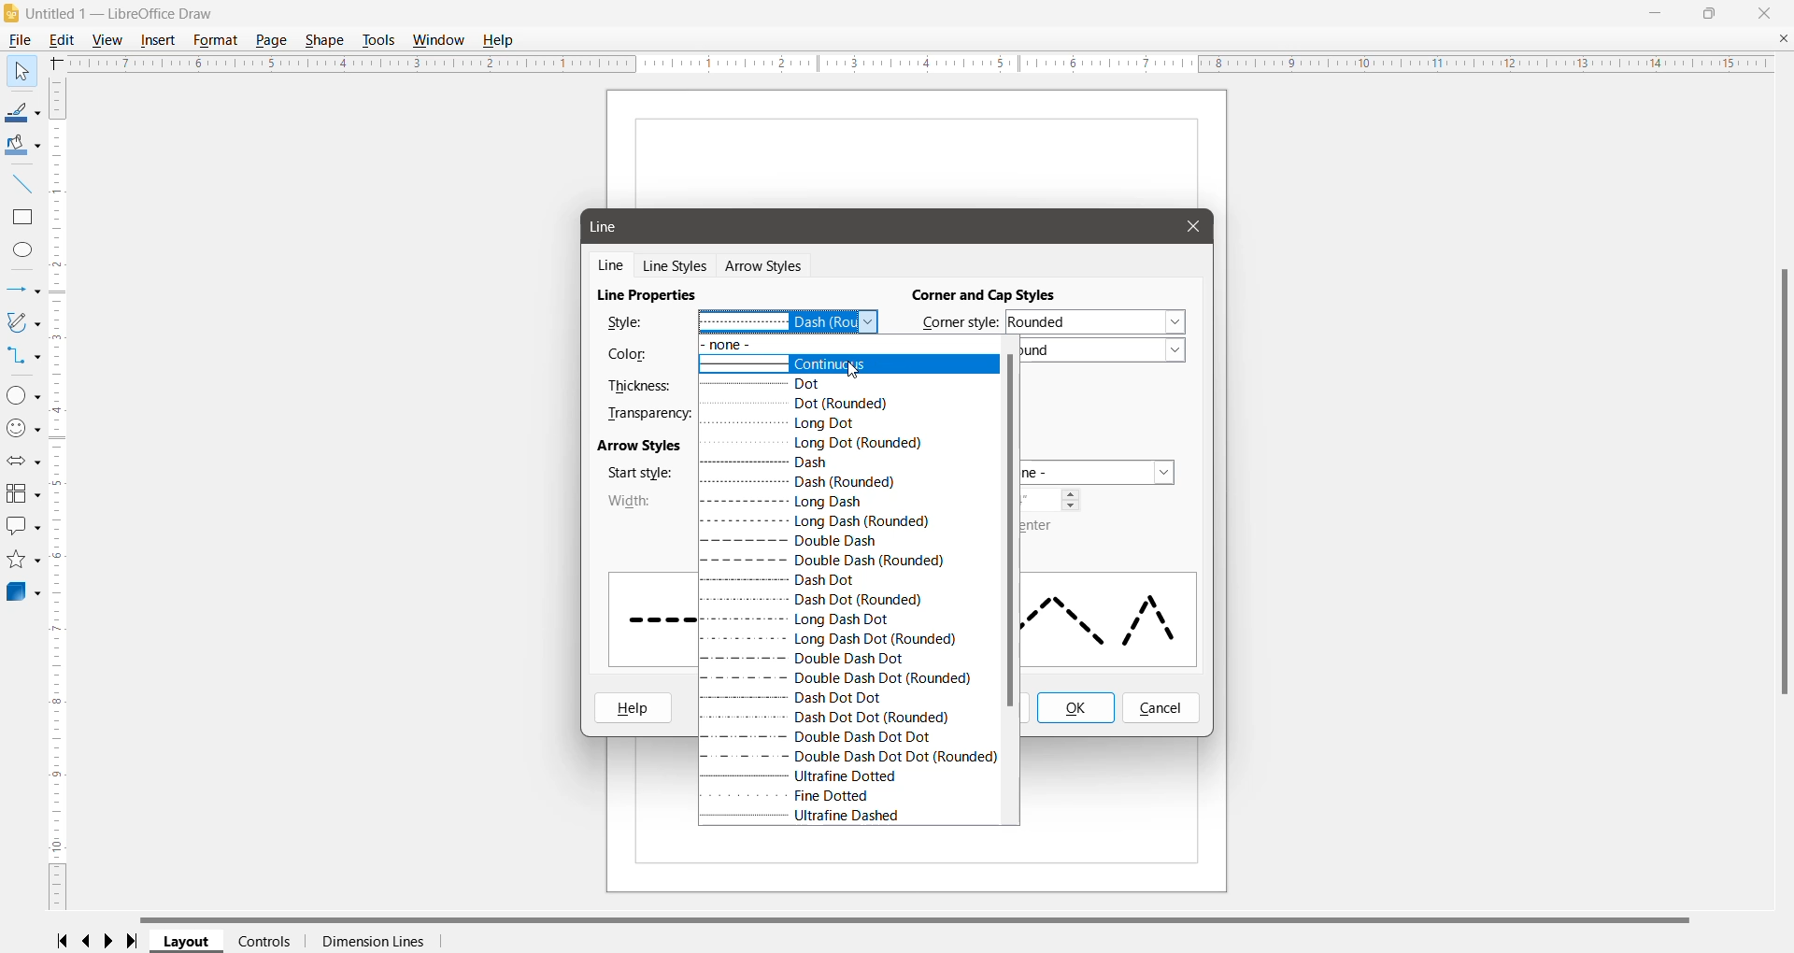 Image resolution: width=1794 pixels, height=953 pixels. What do you see at coordinates (23, 147) in the screenshot?
I see `Fill Color` at bounding box center [23, 147].